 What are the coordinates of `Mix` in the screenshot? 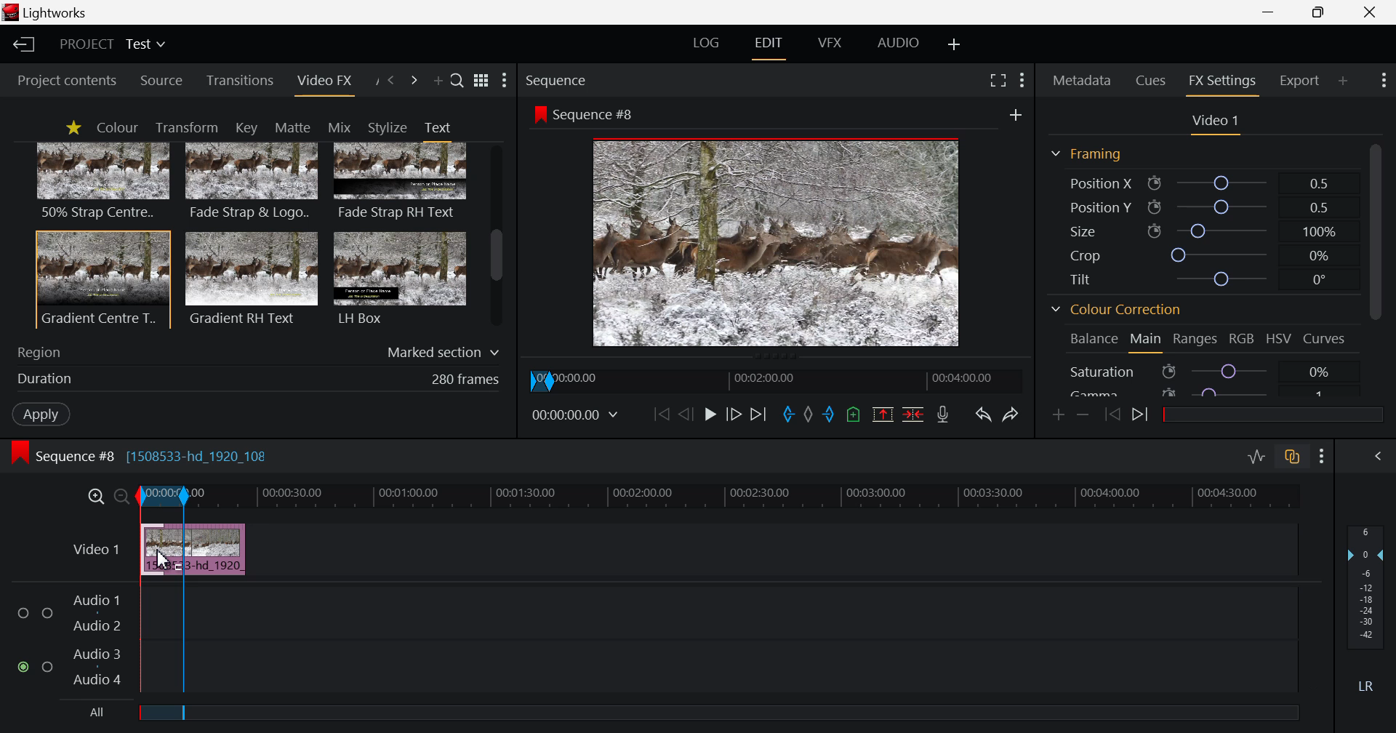 It's located at (344, 127).